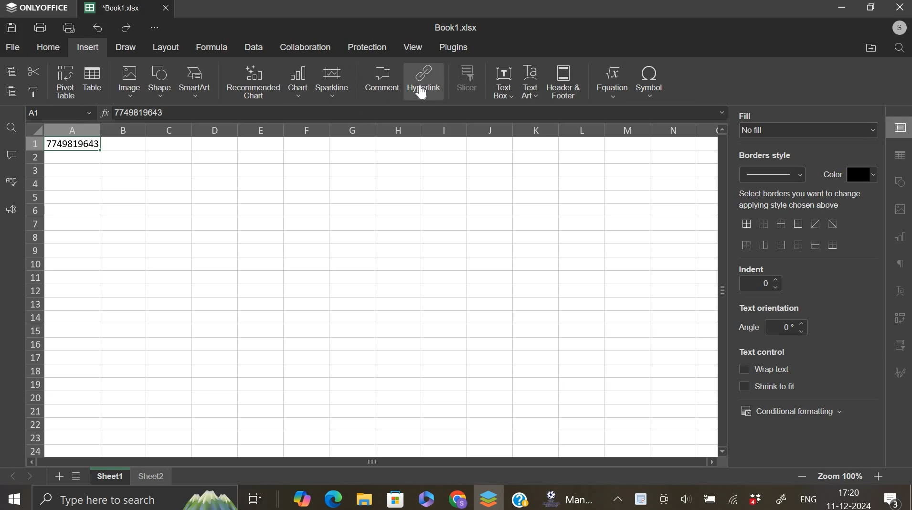  What do you see at coordinates (898, 244) in the screenshot?
I see `right side bar` at bounding box center [898, 244].